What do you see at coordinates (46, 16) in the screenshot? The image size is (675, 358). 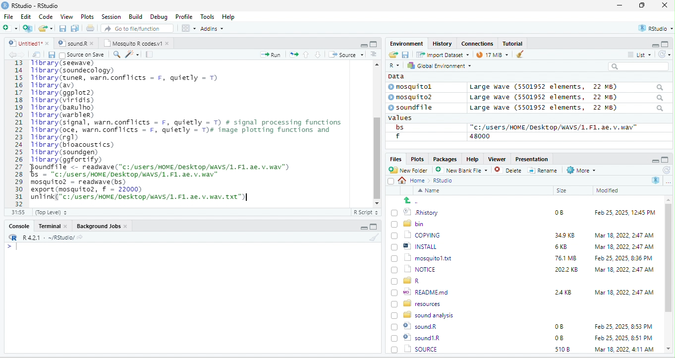 I see `Code` at bounding box center [46, 16].